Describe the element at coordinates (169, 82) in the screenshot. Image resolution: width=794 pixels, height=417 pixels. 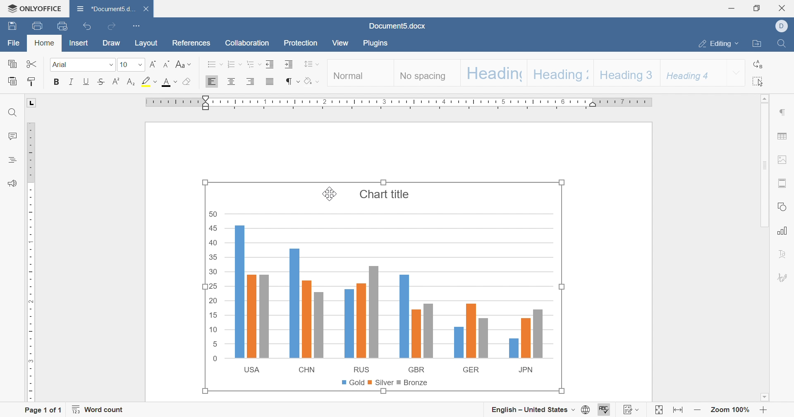
I see `font color` at that location.